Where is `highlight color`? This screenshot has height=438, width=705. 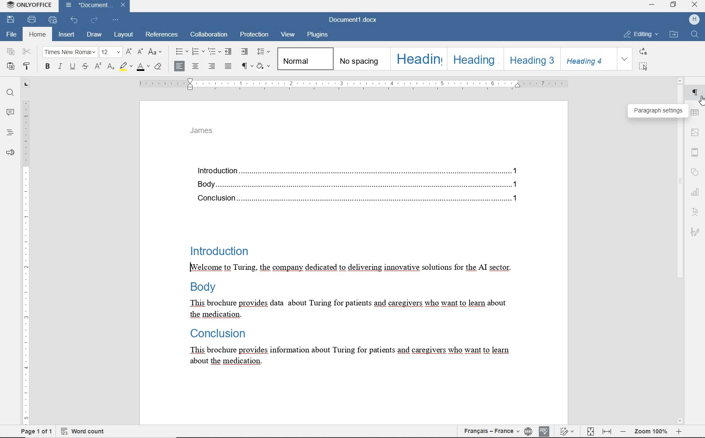 highlight color is located at coordinates (126, 67).